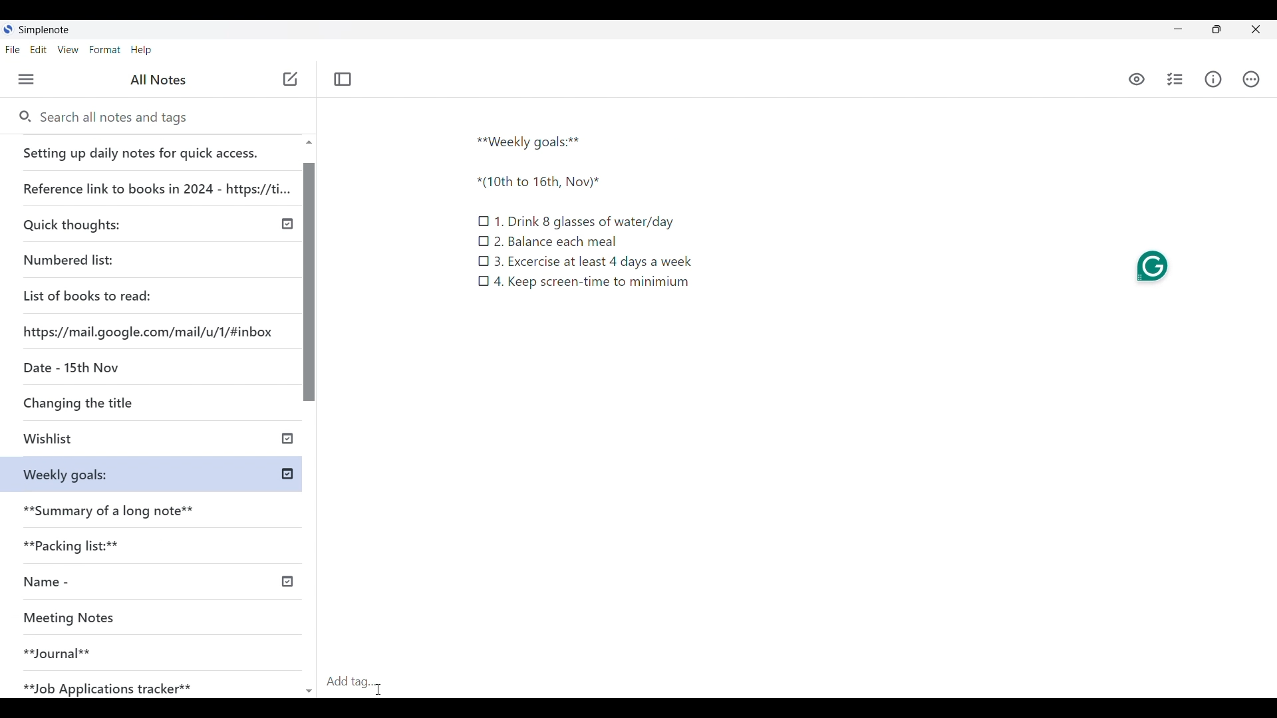  I want to click on Grammarly extension, so click(1152, 263).